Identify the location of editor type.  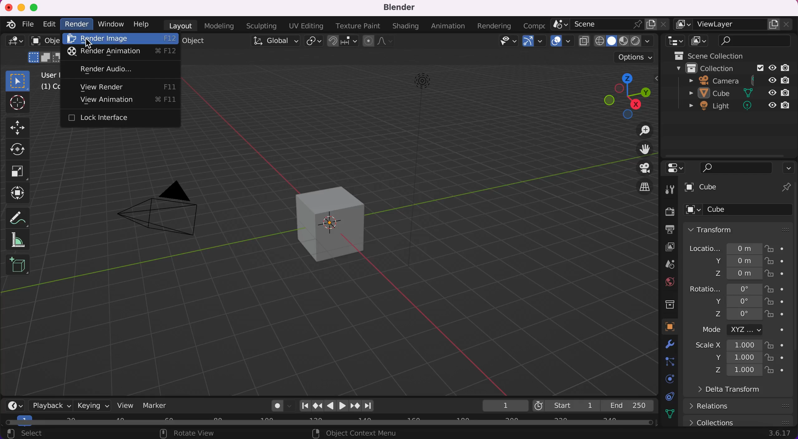
(12, 44).